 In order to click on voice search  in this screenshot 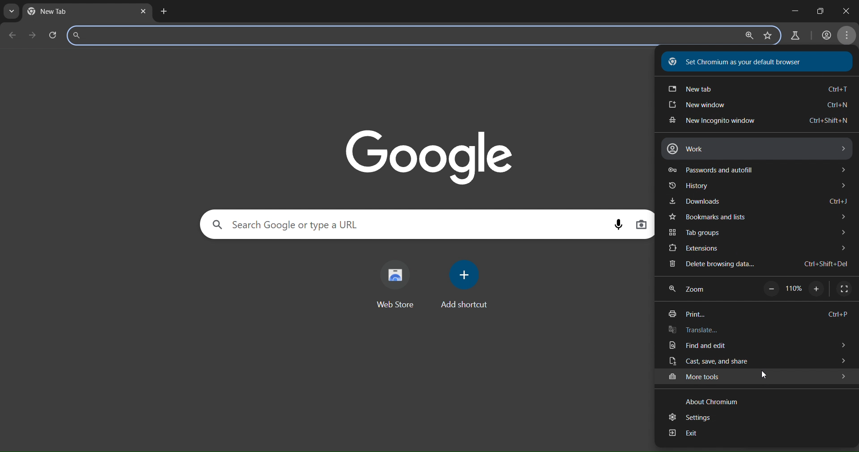, I will do `click(616, 224)`.